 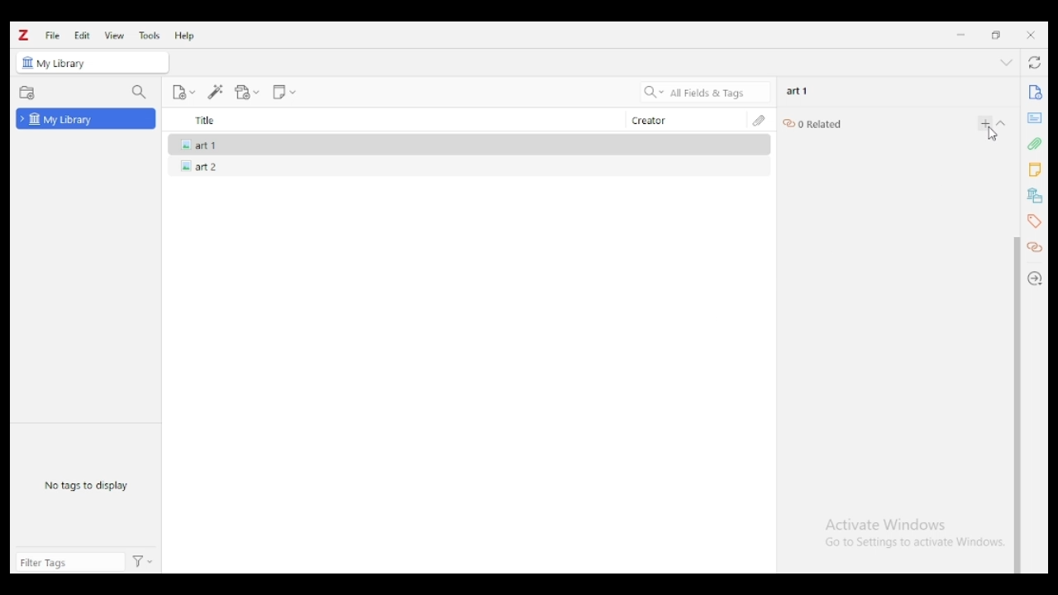 What do you see at coordinates (143, 563) in the screenshot?
I see `actions` at bounding box center [143, 563].